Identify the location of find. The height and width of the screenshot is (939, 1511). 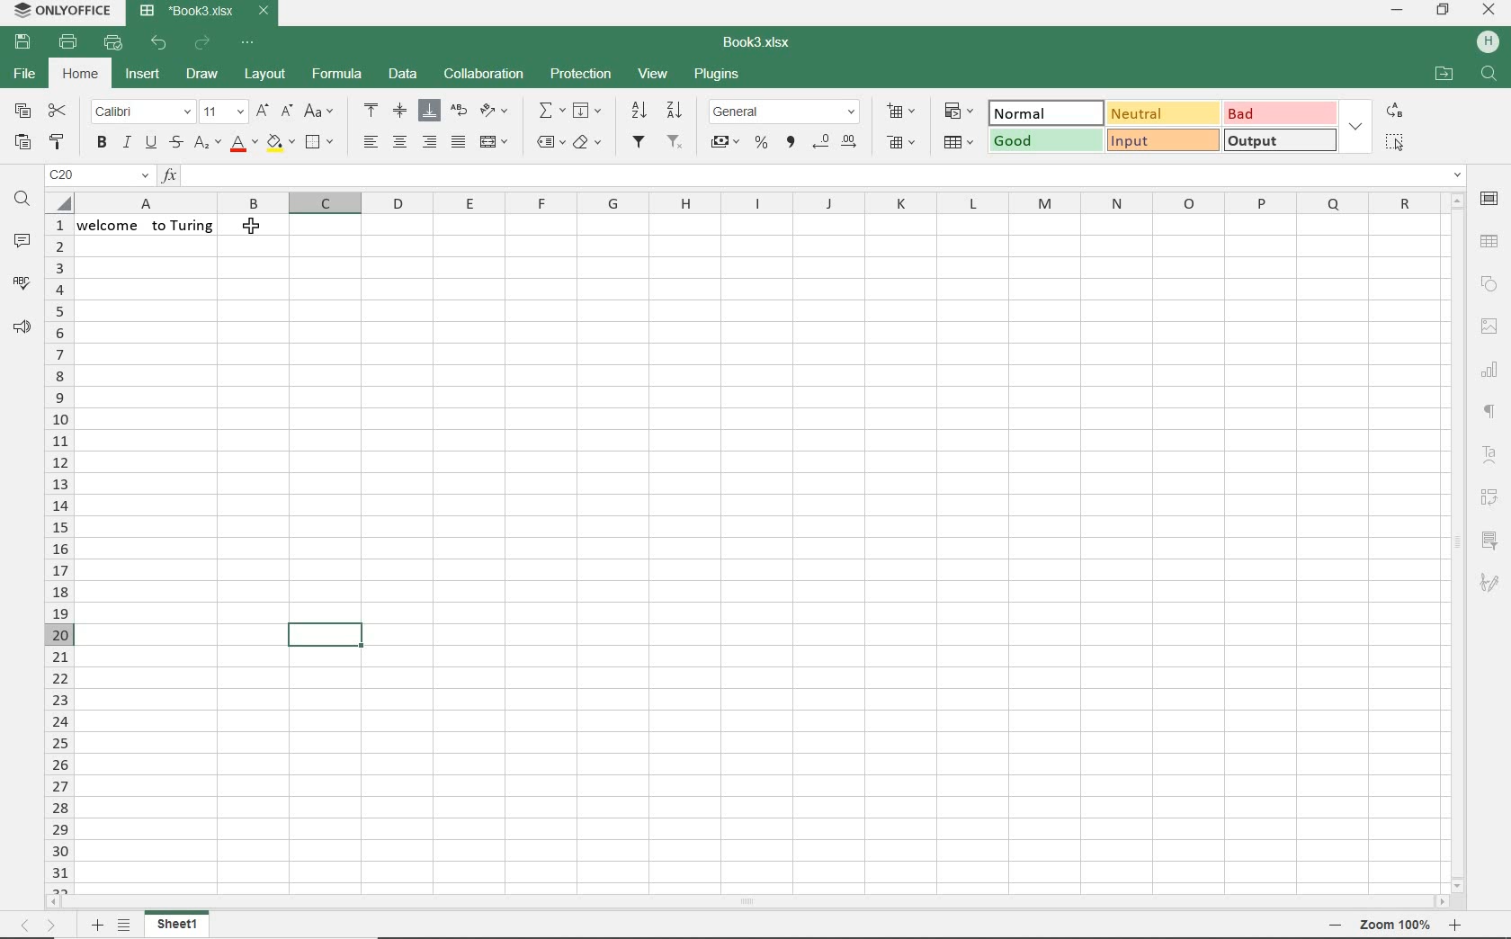
(23, 201).